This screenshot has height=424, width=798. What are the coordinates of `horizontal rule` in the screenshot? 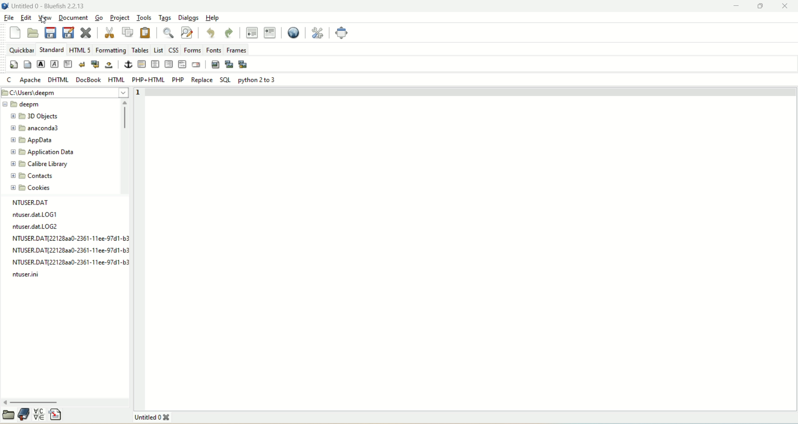 It's located at (142, 64).